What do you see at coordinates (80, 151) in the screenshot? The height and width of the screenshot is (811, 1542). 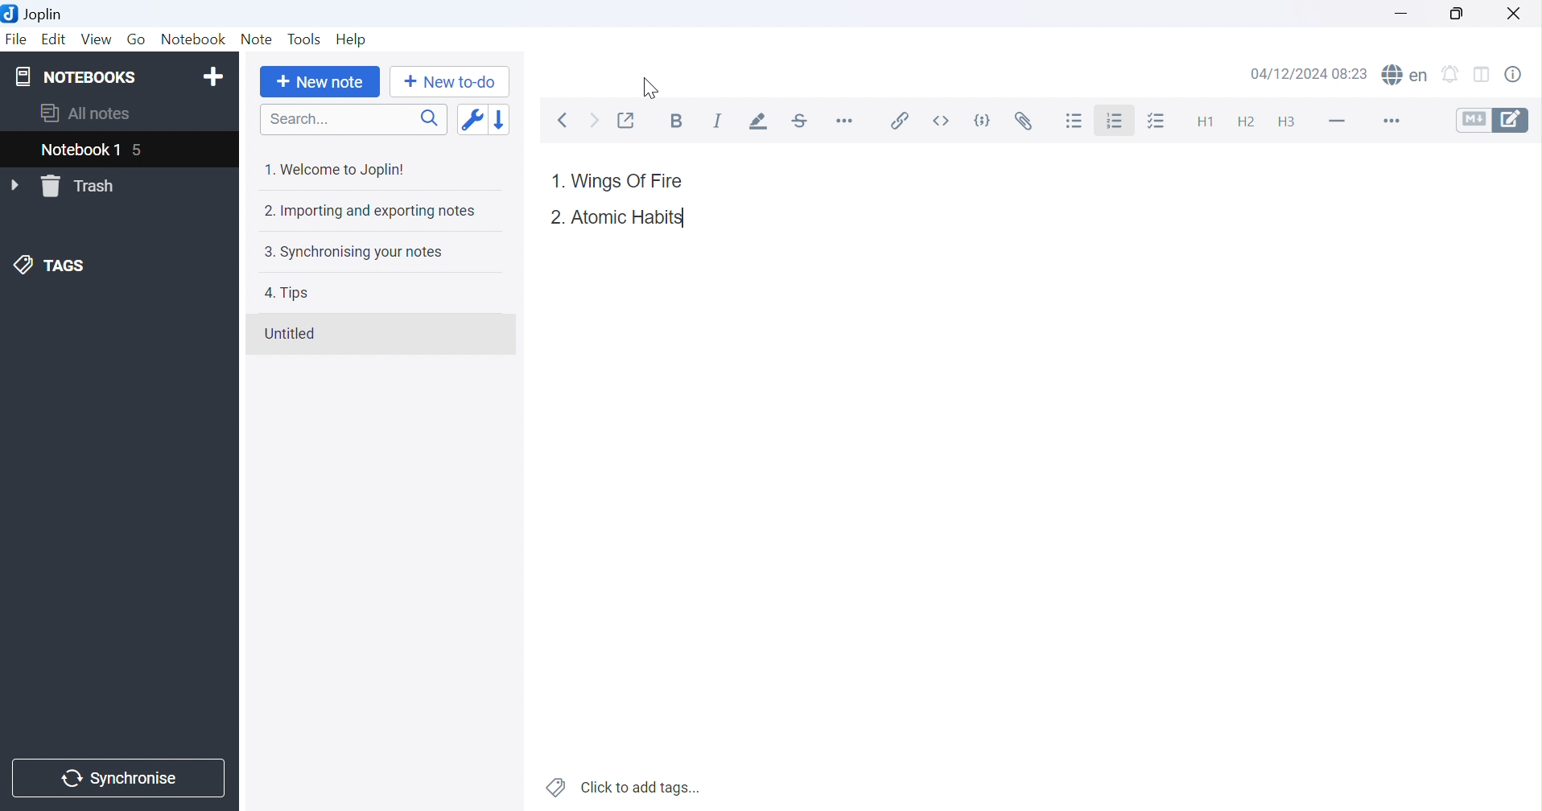 I see `Notebook 1` at bounding box center [80, 151].